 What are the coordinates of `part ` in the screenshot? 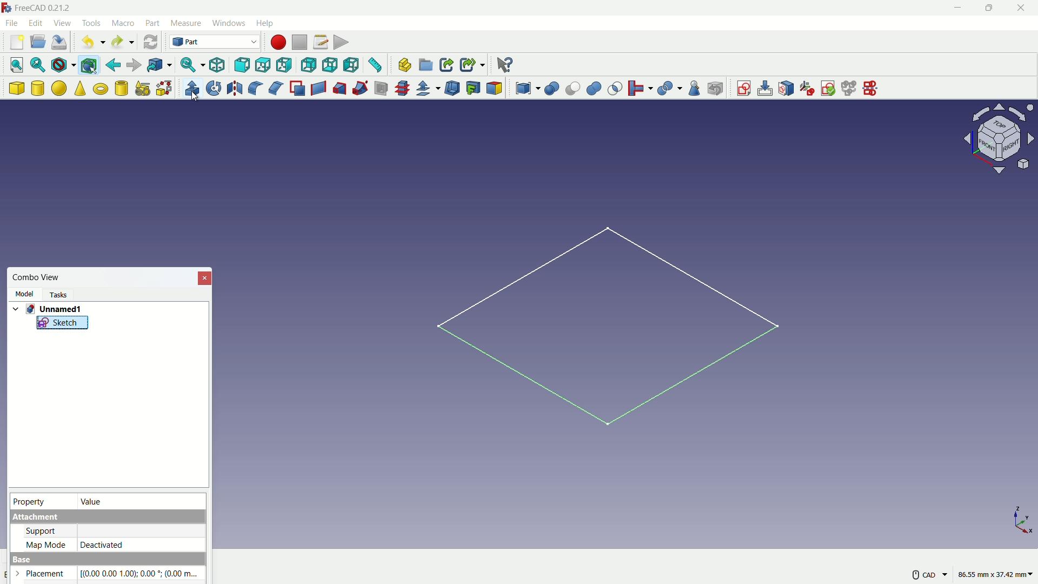 It's located at (152, 23).